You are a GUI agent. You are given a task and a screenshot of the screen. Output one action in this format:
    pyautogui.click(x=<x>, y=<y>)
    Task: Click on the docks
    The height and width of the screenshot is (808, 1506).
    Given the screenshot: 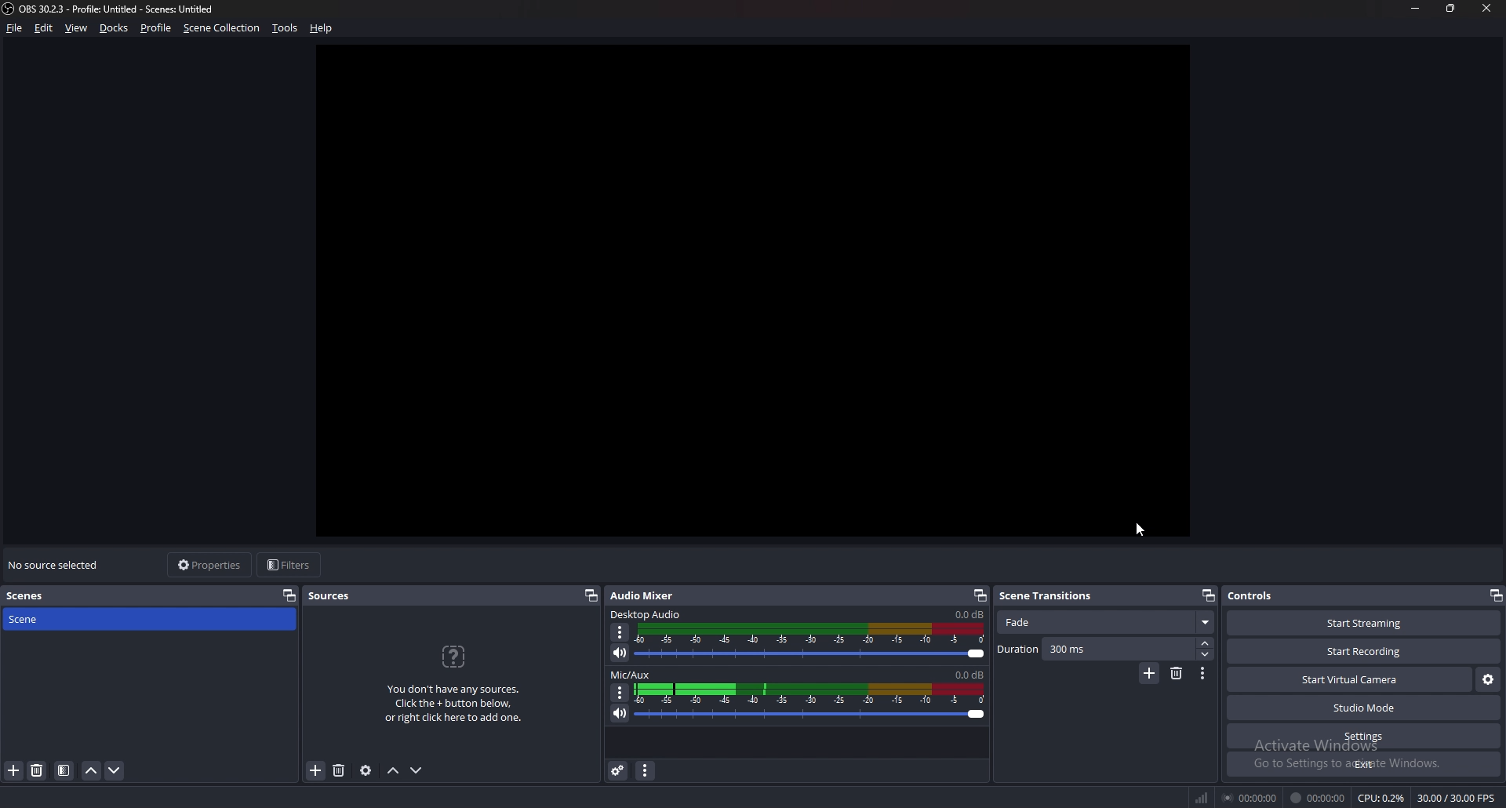 What is the action you would take?
    pyautogui.click(x=116, y=27)
    